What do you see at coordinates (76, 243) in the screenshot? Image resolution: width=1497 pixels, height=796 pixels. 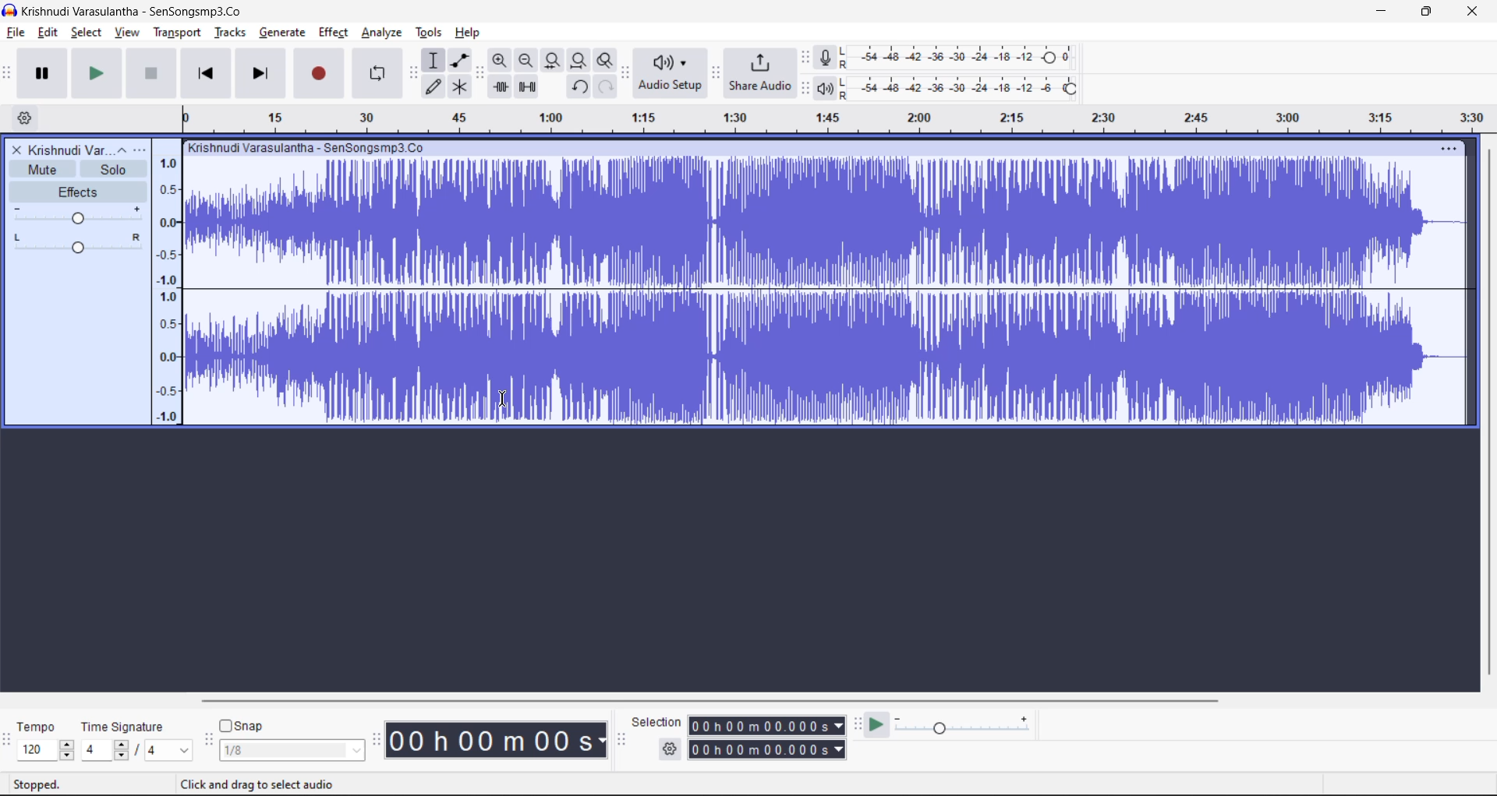 I see `speaker slider` at bounding box center [76, 243].